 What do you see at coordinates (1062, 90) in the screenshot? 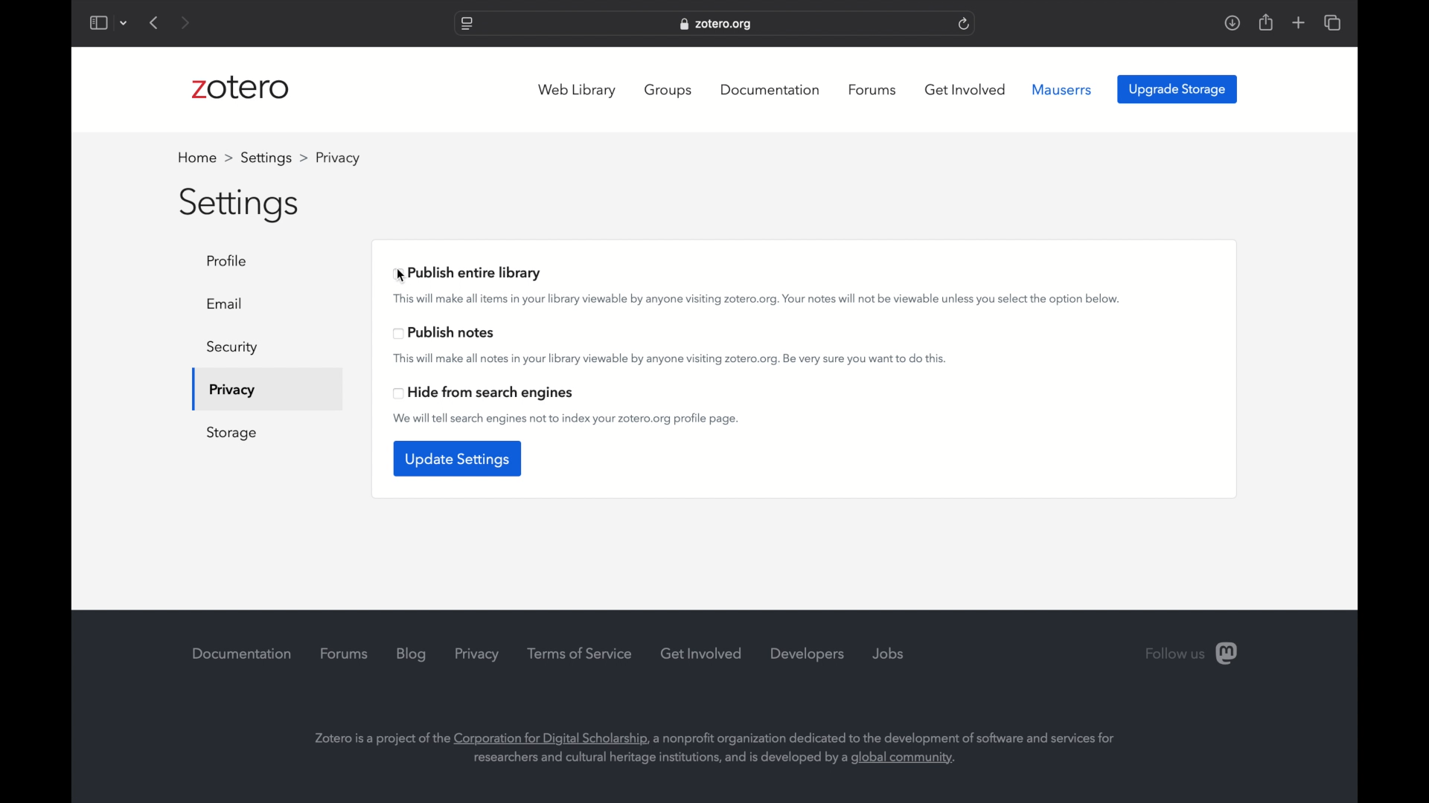
I see `mauserrs` at bounding box center [1062, 90].